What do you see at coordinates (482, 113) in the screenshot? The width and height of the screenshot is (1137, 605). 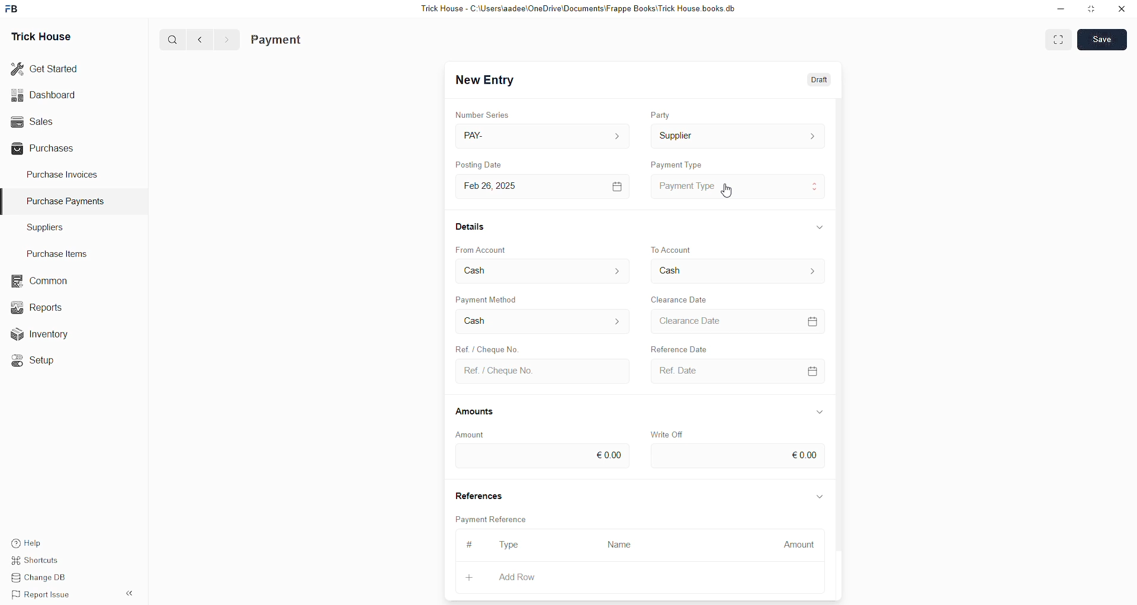 I see `Number Series` at bounding box center [482, 113].